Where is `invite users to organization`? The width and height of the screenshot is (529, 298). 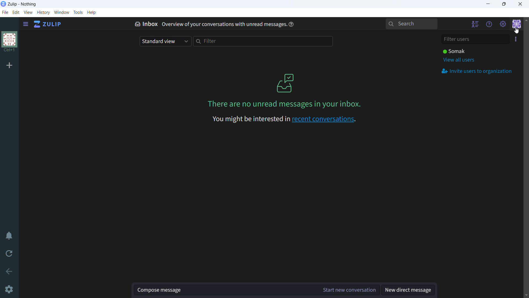
invite users to organization is located at coordinates (515, 39).